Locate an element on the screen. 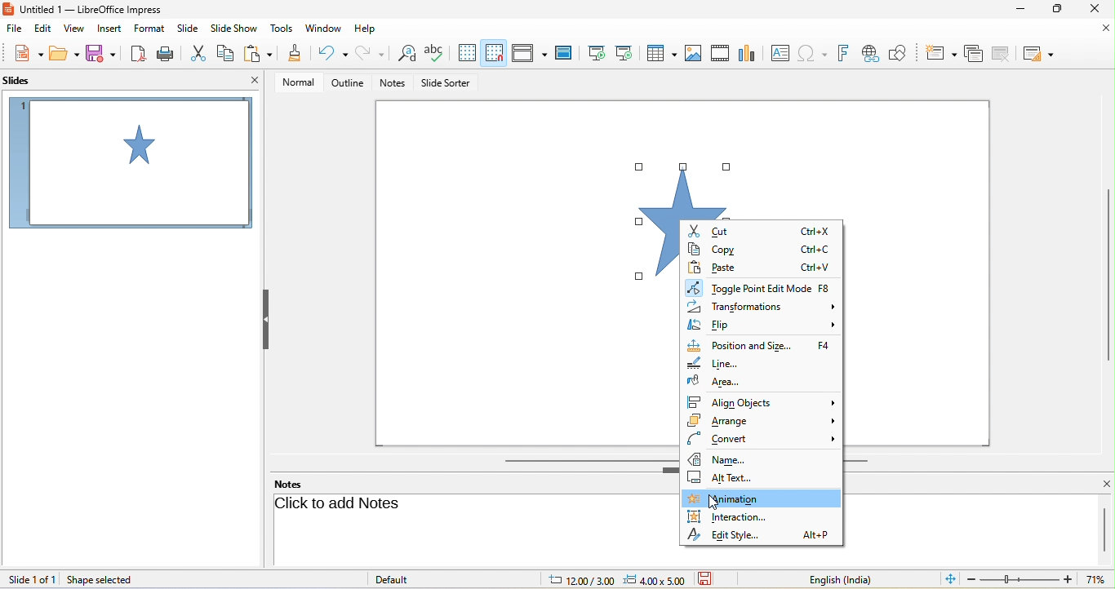  close is located at coordinates (1098, 484).